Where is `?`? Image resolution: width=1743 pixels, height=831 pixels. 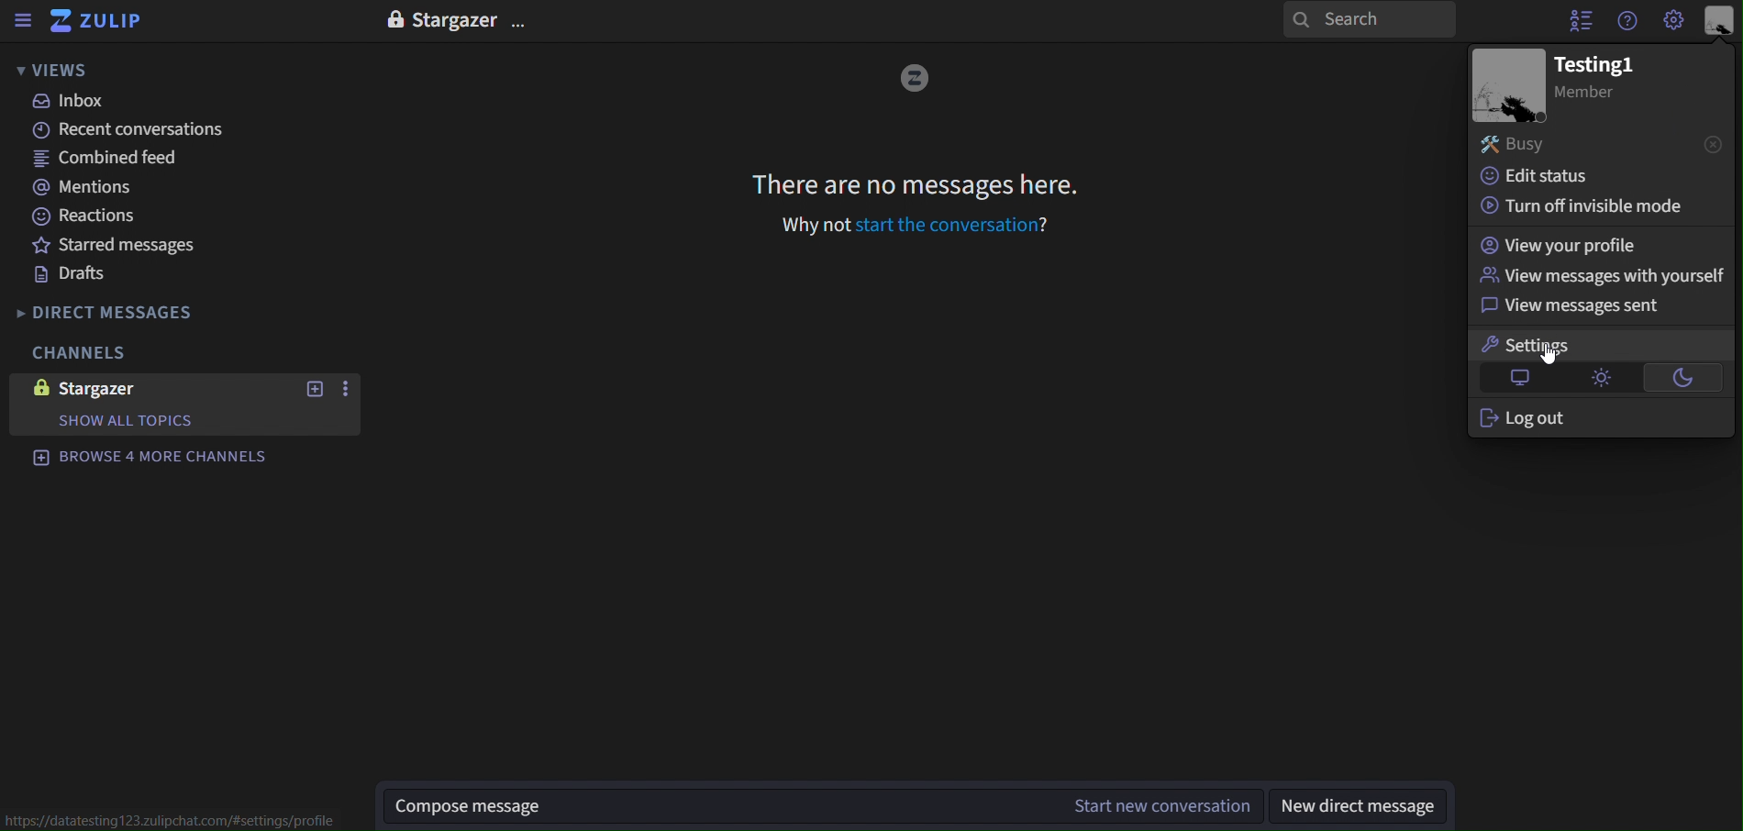
? is located at coordinates (1049, 224).